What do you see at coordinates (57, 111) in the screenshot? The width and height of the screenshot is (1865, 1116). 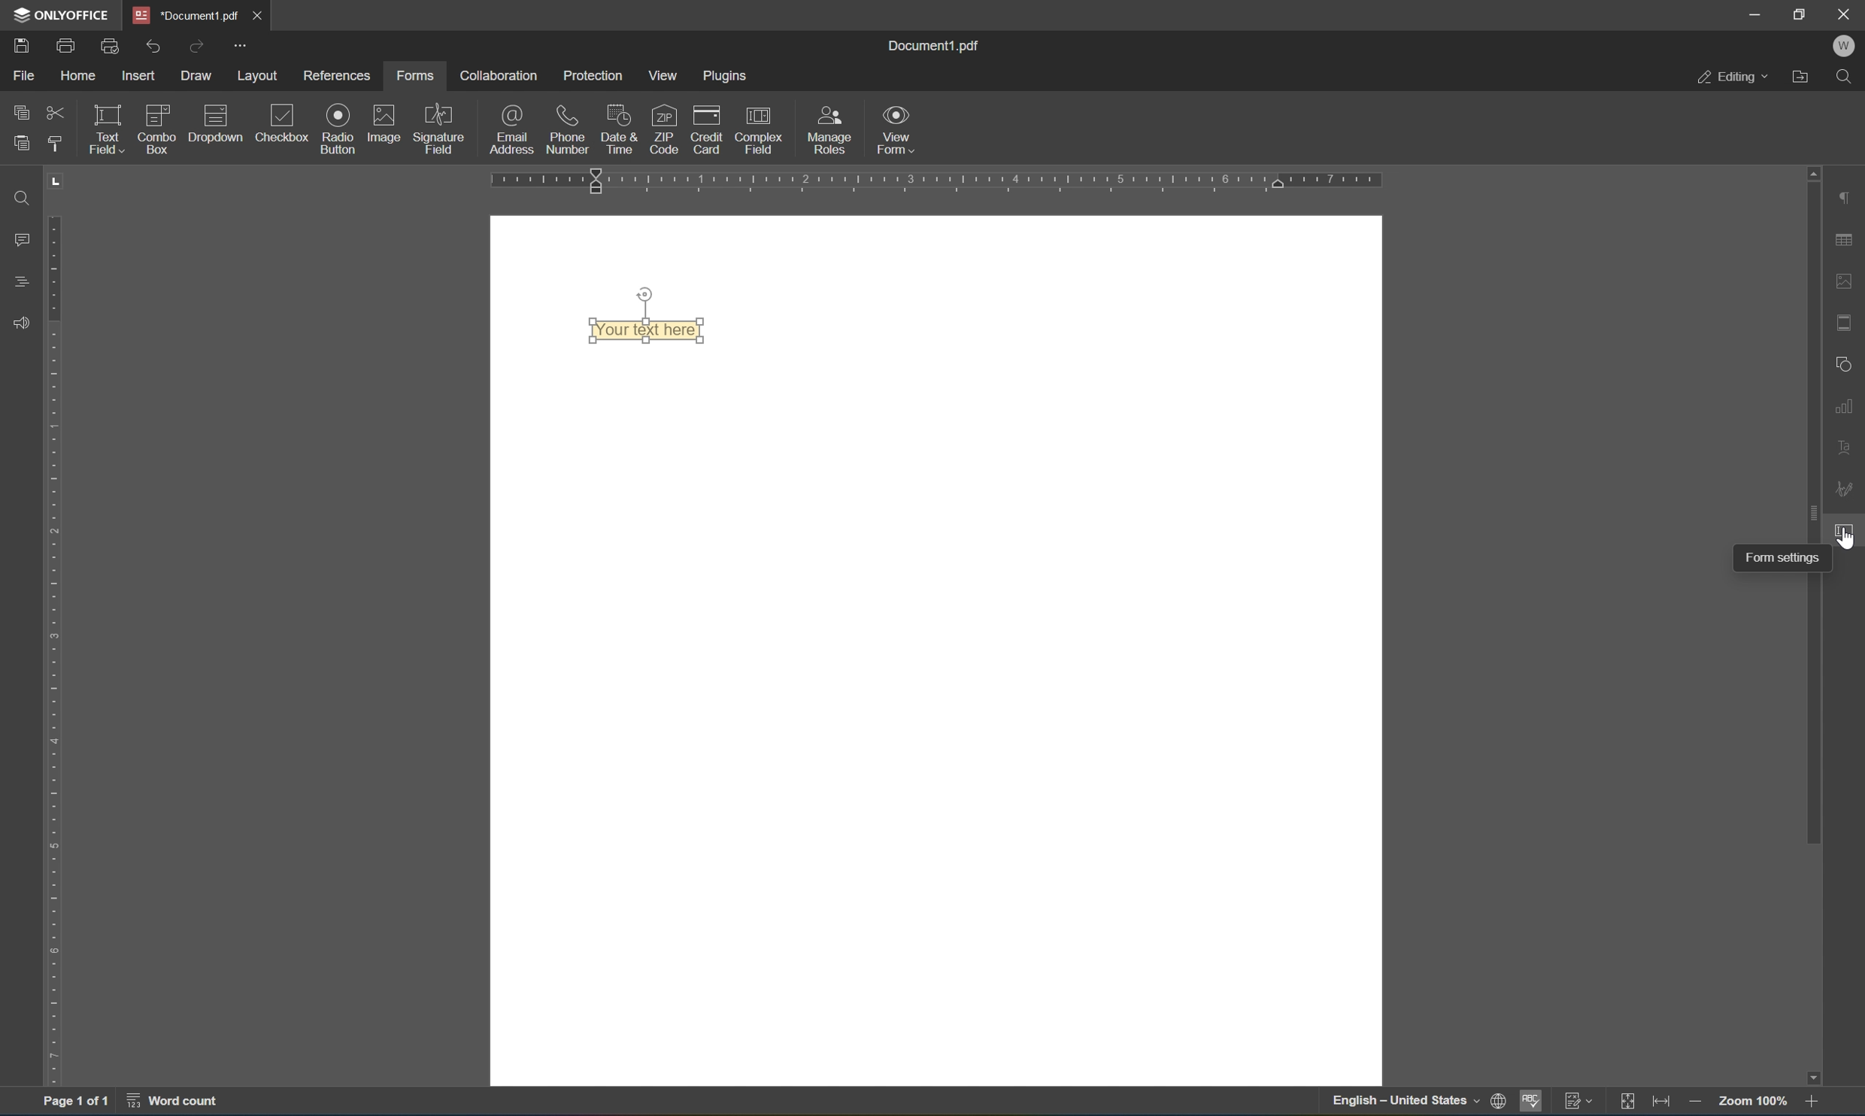 I see `cut` at bounding box center [57, 111].